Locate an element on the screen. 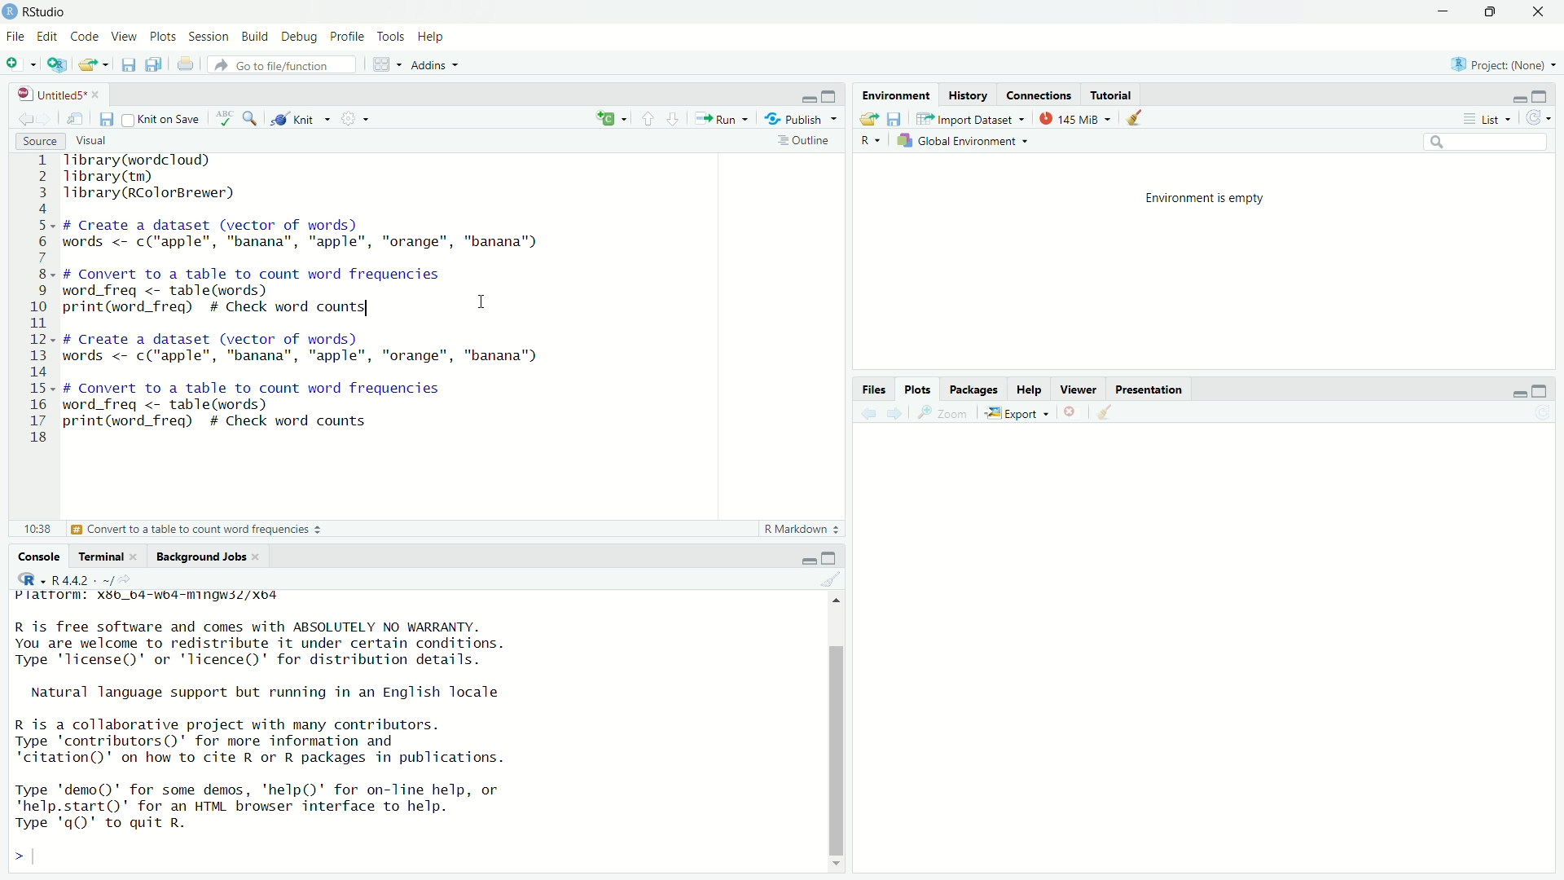 The height and width of the screenshot is (880, 1564). Print the current file is located at coordinates (183, 64).